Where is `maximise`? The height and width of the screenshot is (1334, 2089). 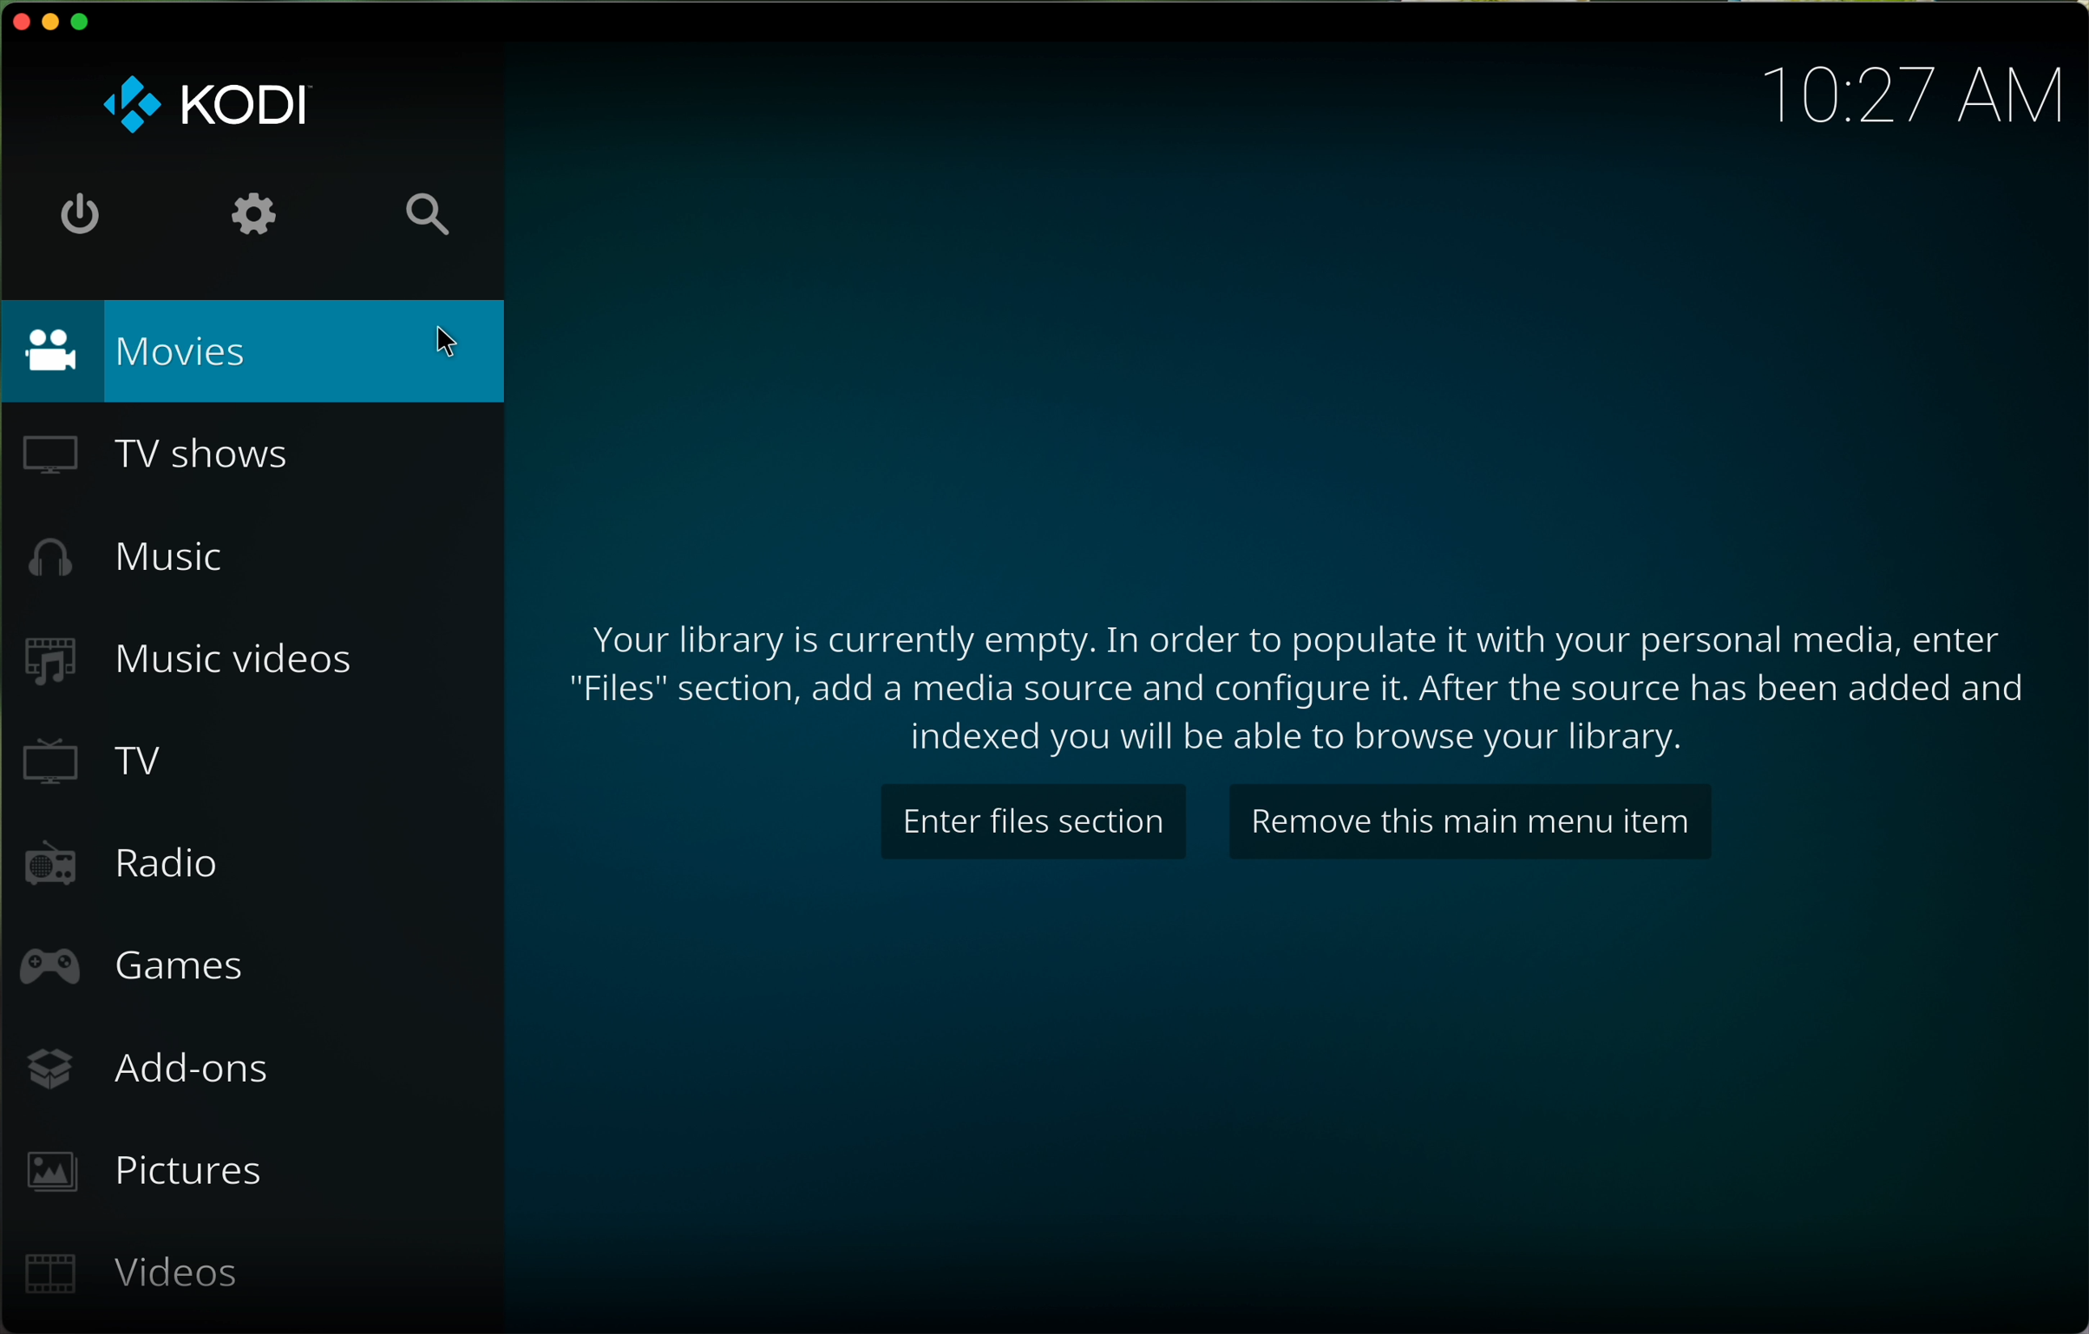 maximise is located at coordinates (87, 22).